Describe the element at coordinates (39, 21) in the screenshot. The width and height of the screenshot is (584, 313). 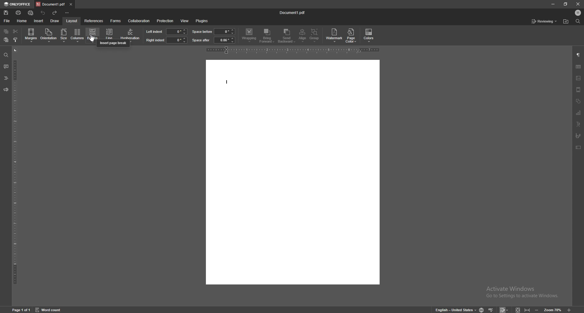
I see `insert` at that location.